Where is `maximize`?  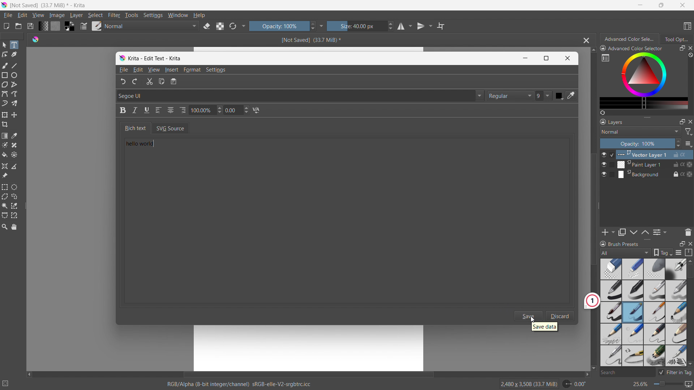 maximize is located at coordinates (660, 5).